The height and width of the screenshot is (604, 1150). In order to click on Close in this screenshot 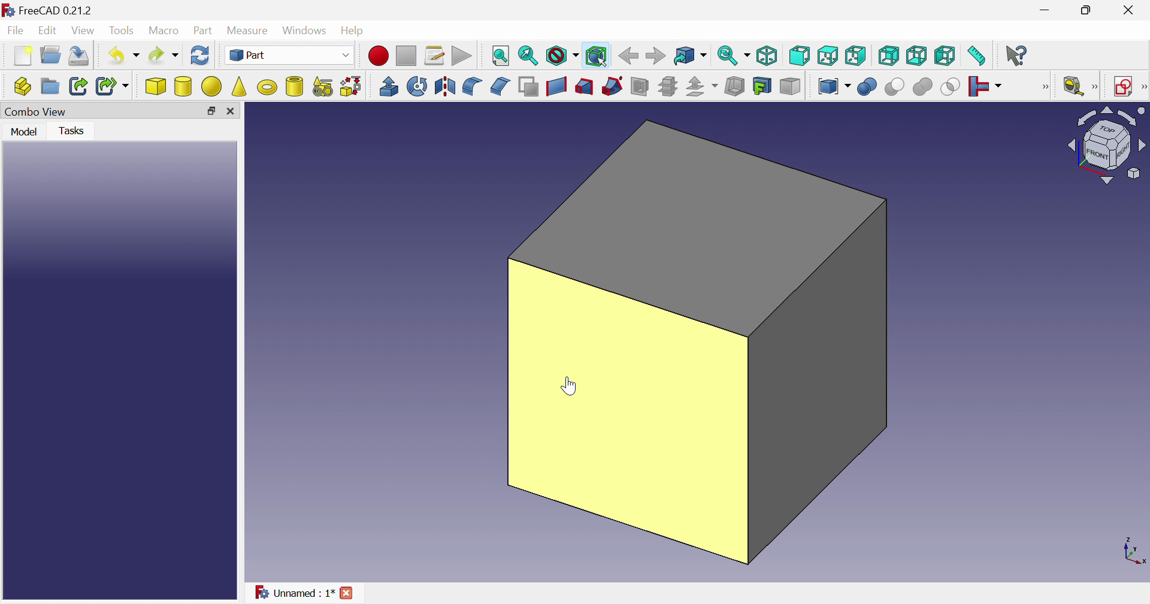, I will do `click(234, 111)`.